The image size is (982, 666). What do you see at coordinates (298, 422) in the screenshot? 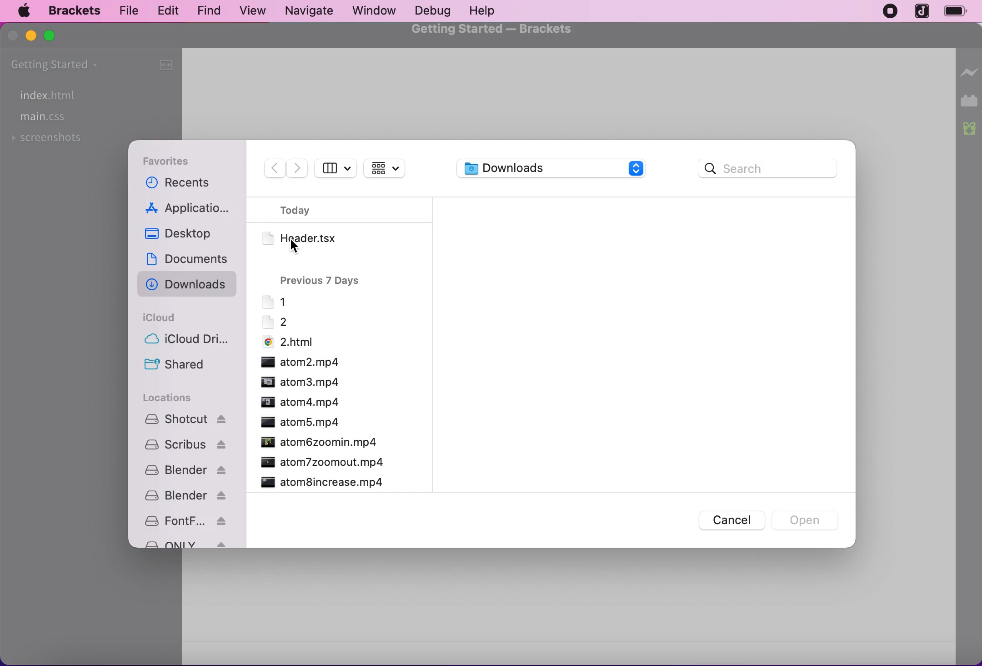
I see `atom5.mp4` at bounding box center [298, 422].